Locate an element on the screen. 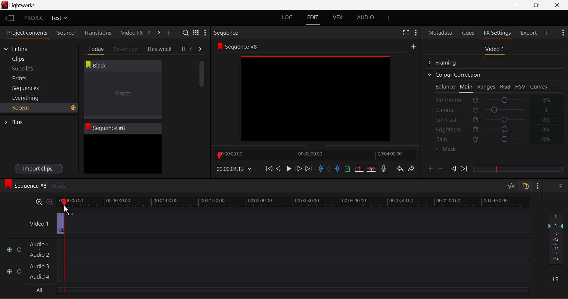  Delete/Cut is located at coordinates (372, 168).